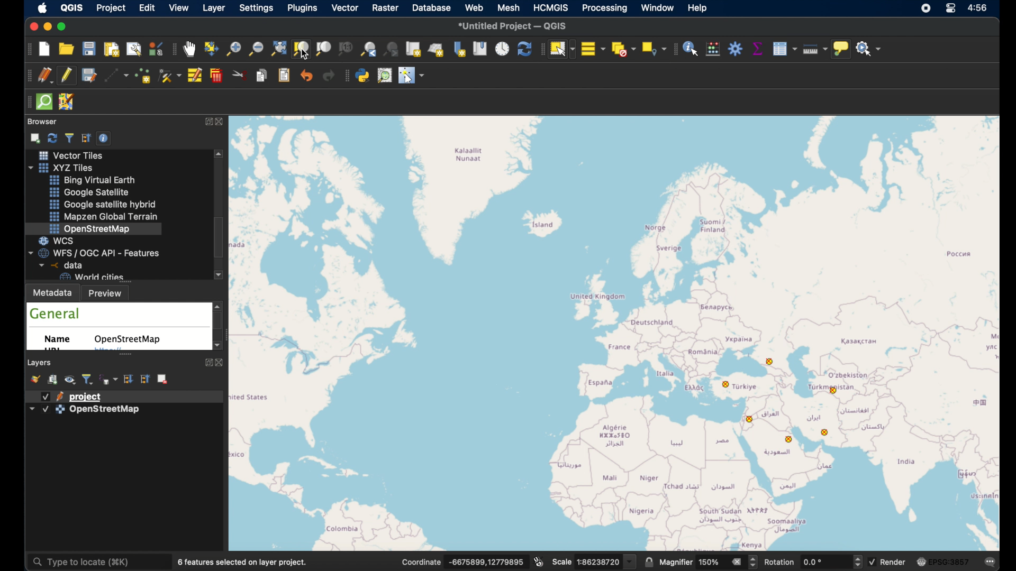 This screenshot has height=571, width=1016. Describe the element at coordinates (770, 362) in the screenshot. I see `point feature` at that location.